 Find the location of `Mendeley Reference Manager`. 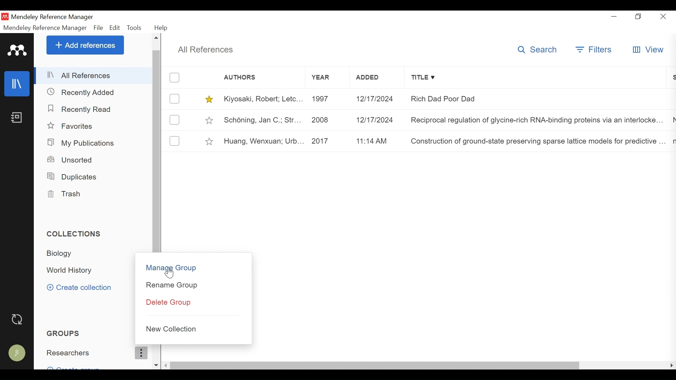

Mendeley Reference Manager is located at coordinates (45, 28).